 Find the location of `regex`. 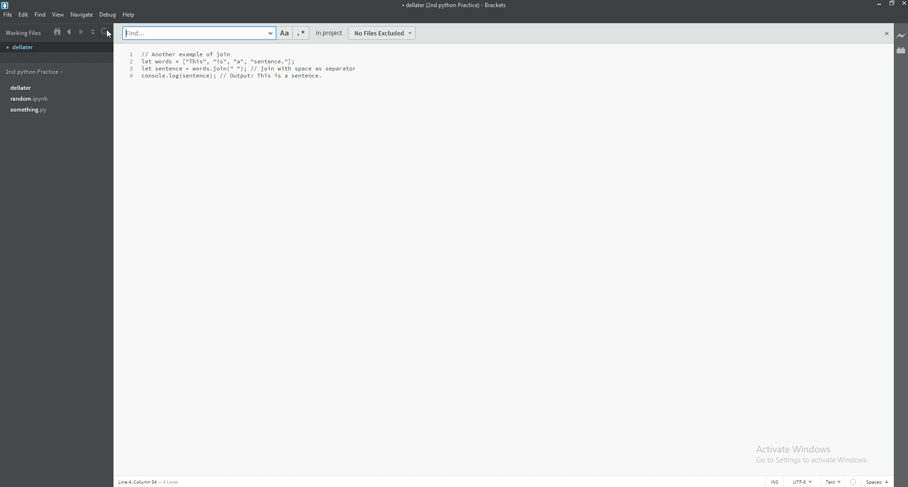

regex is located at coordinates (300, 33).